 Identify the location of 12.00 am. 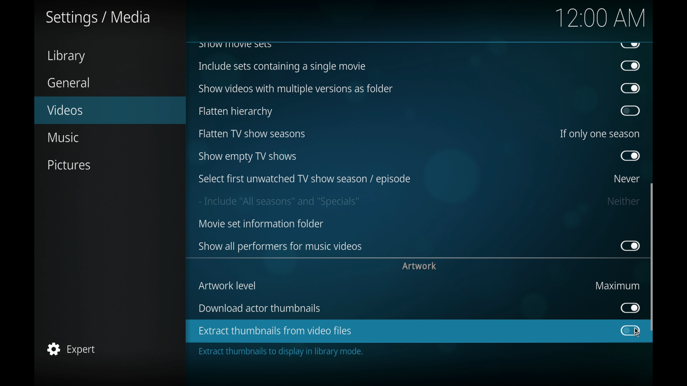
(601, 18).